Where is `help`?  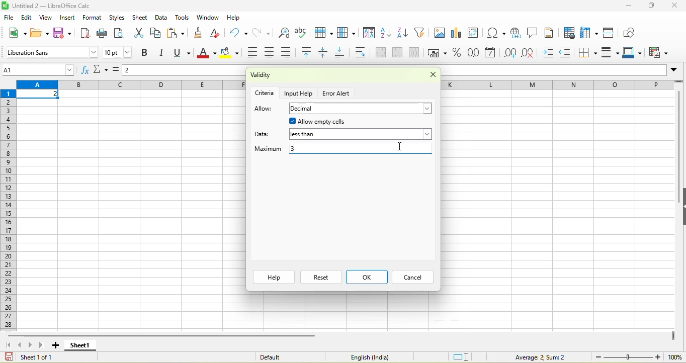 help is located at coordinates (233, 17).